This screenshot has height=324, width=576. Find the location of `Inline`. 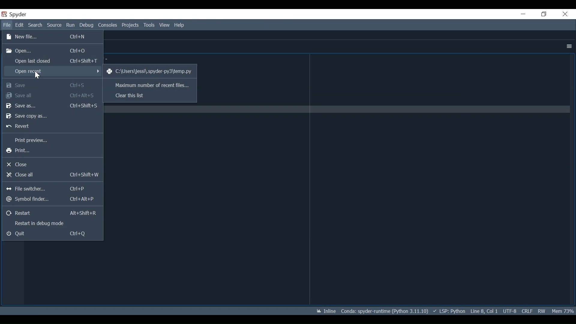

Inline is located at coordinates (325, 310).